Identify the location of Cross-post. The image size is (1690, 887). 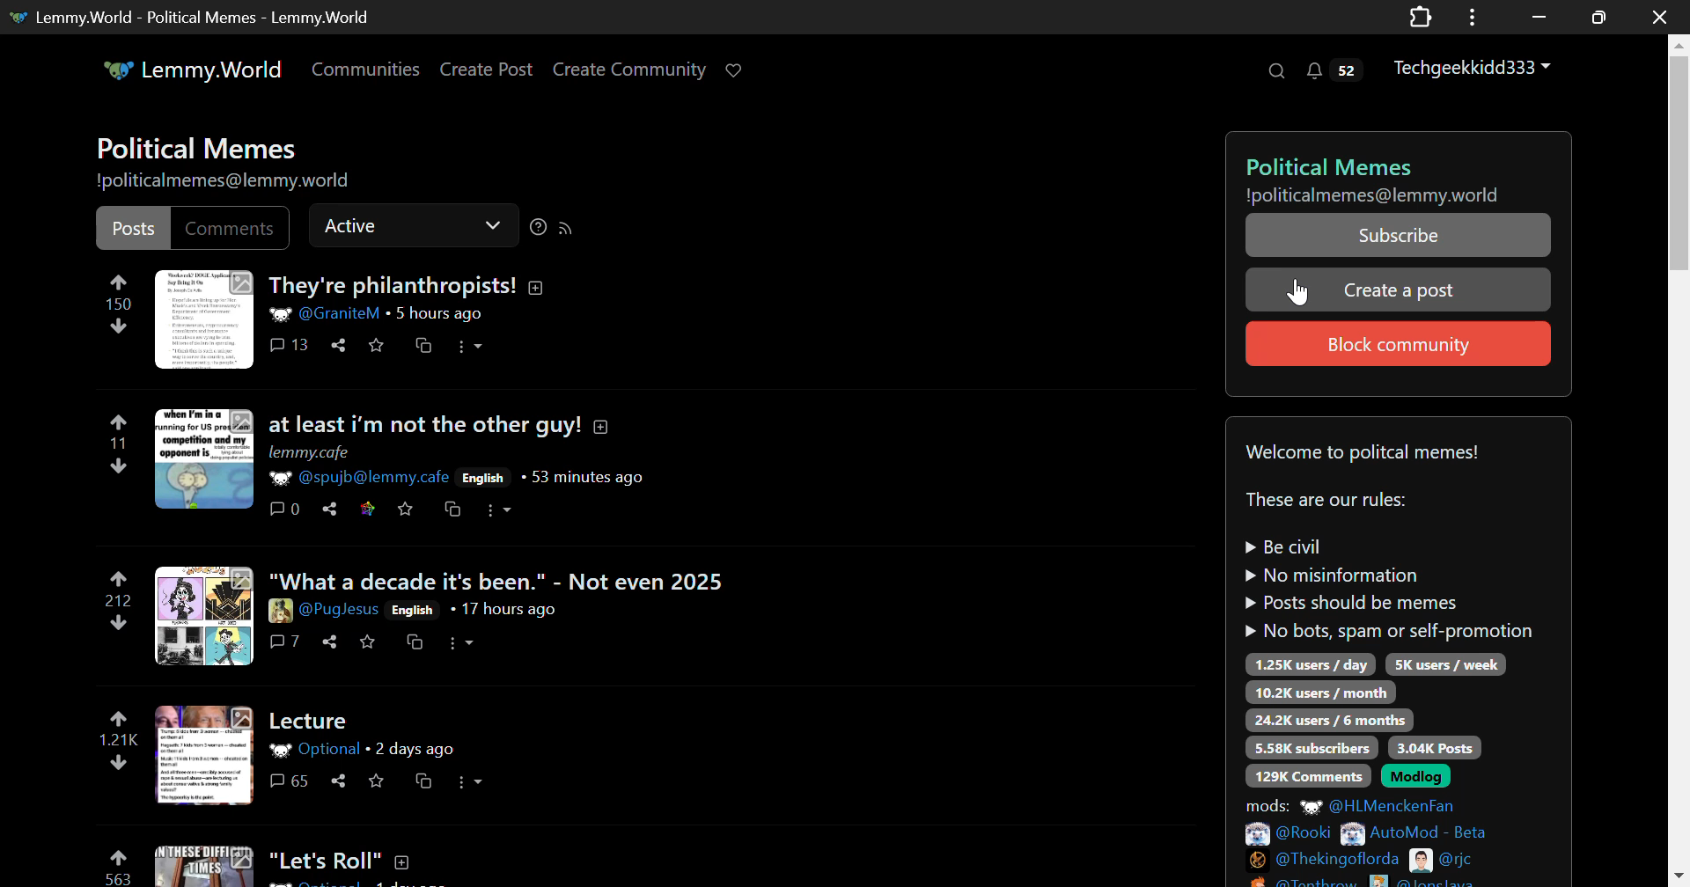
(423, 345).